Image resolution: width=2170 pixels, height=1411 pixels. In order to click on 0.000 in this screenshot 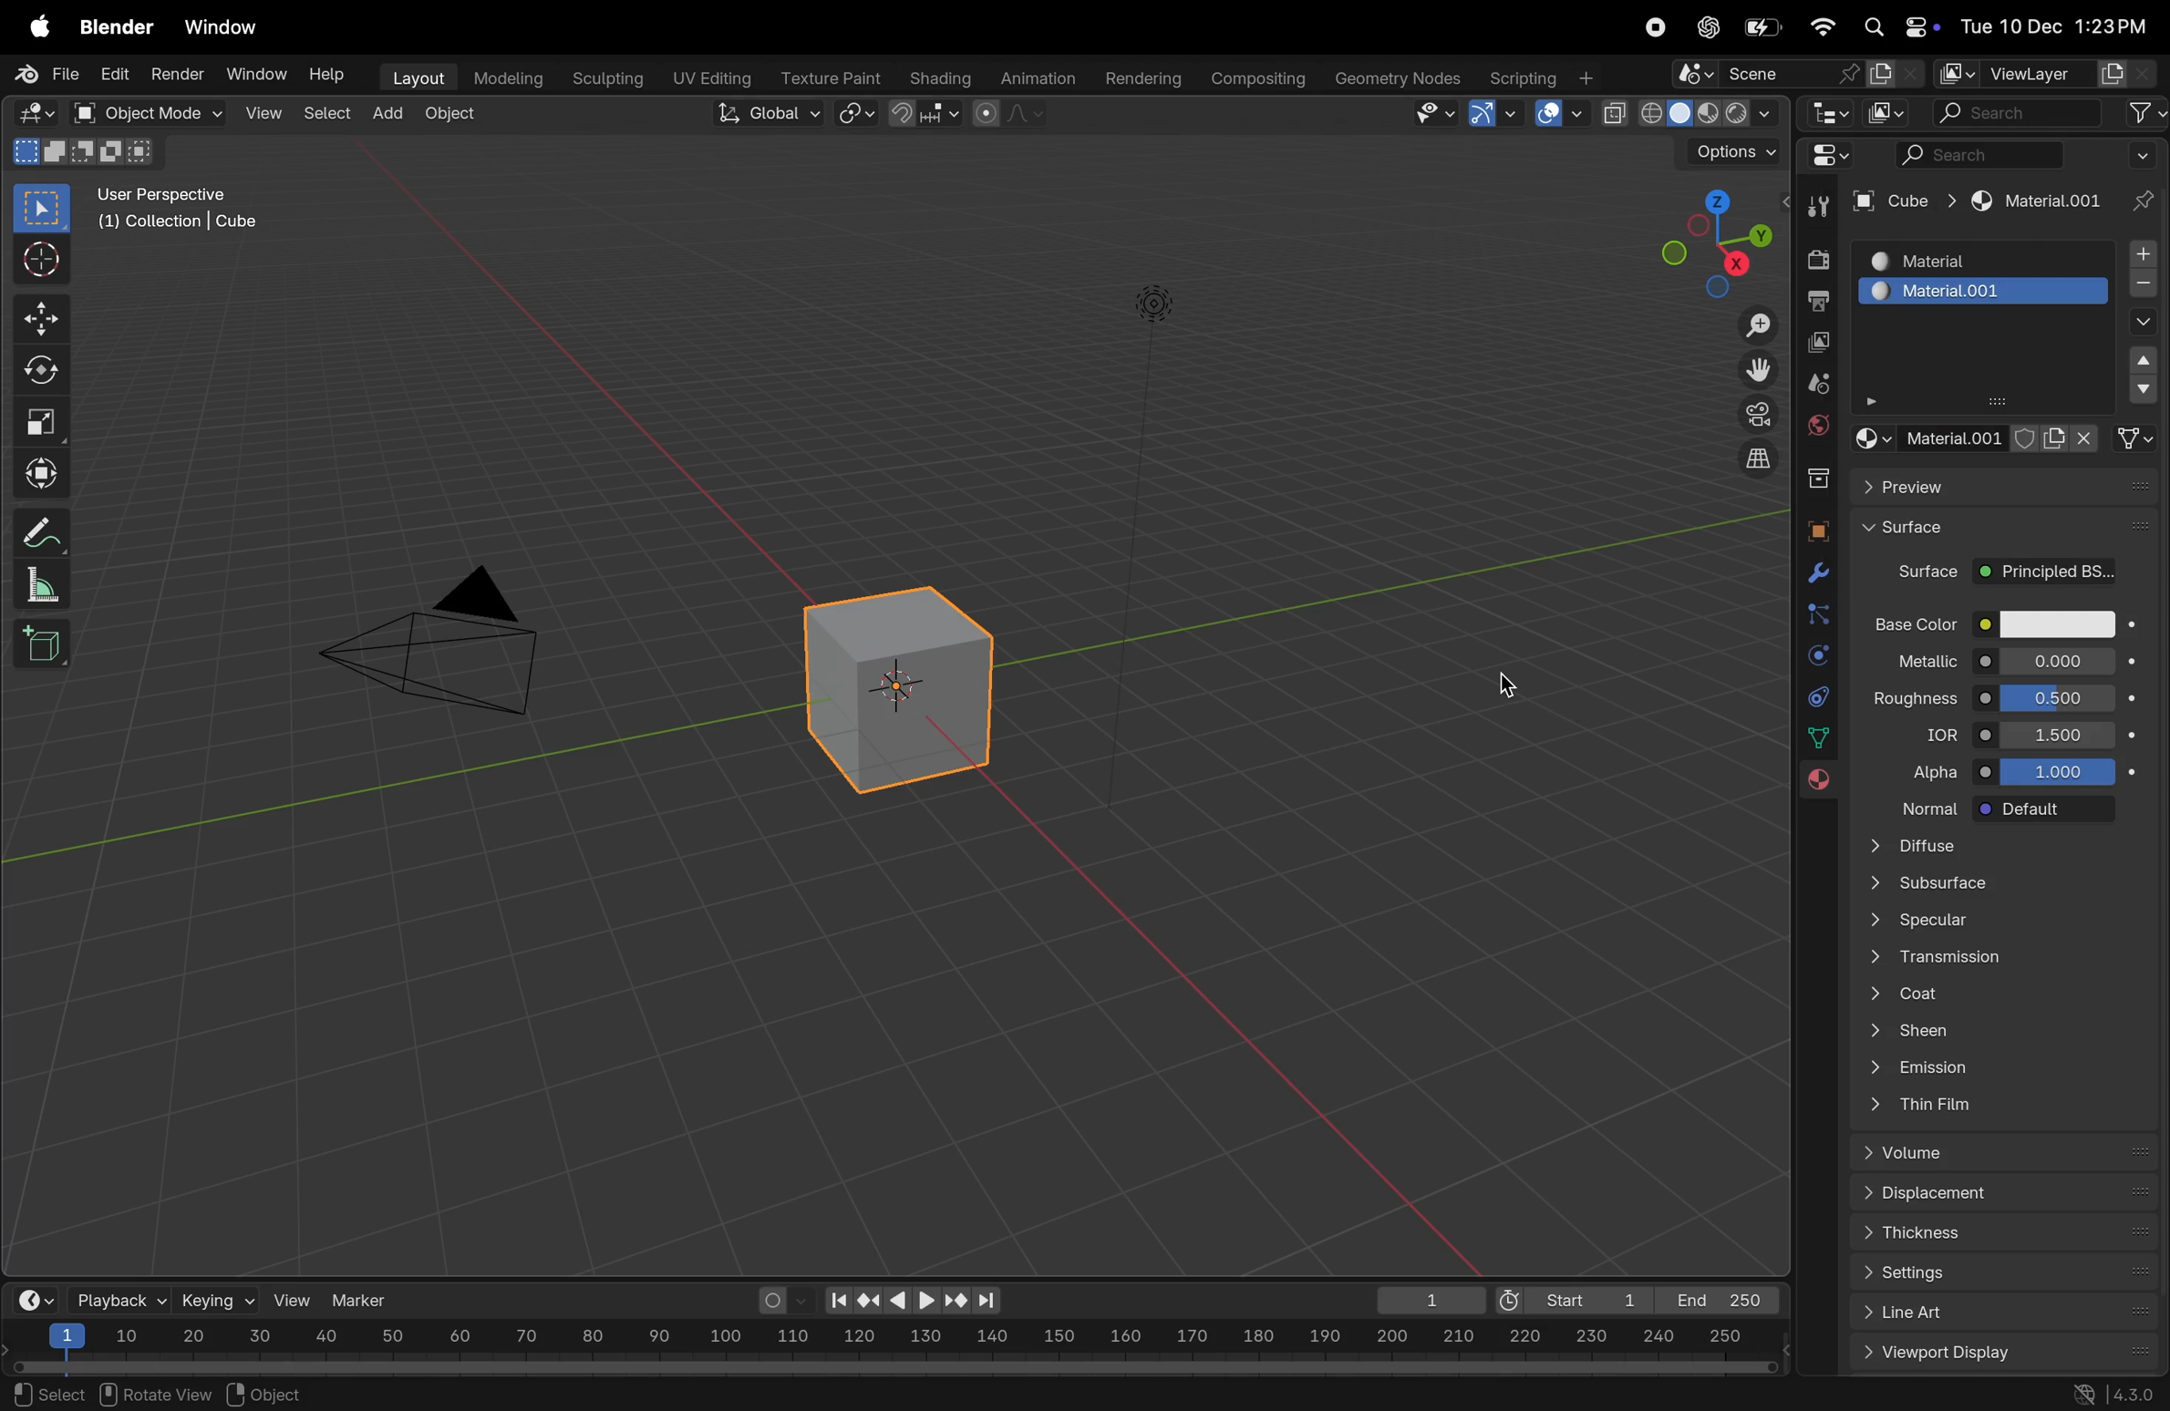, I will do `click(2061, 695)`.